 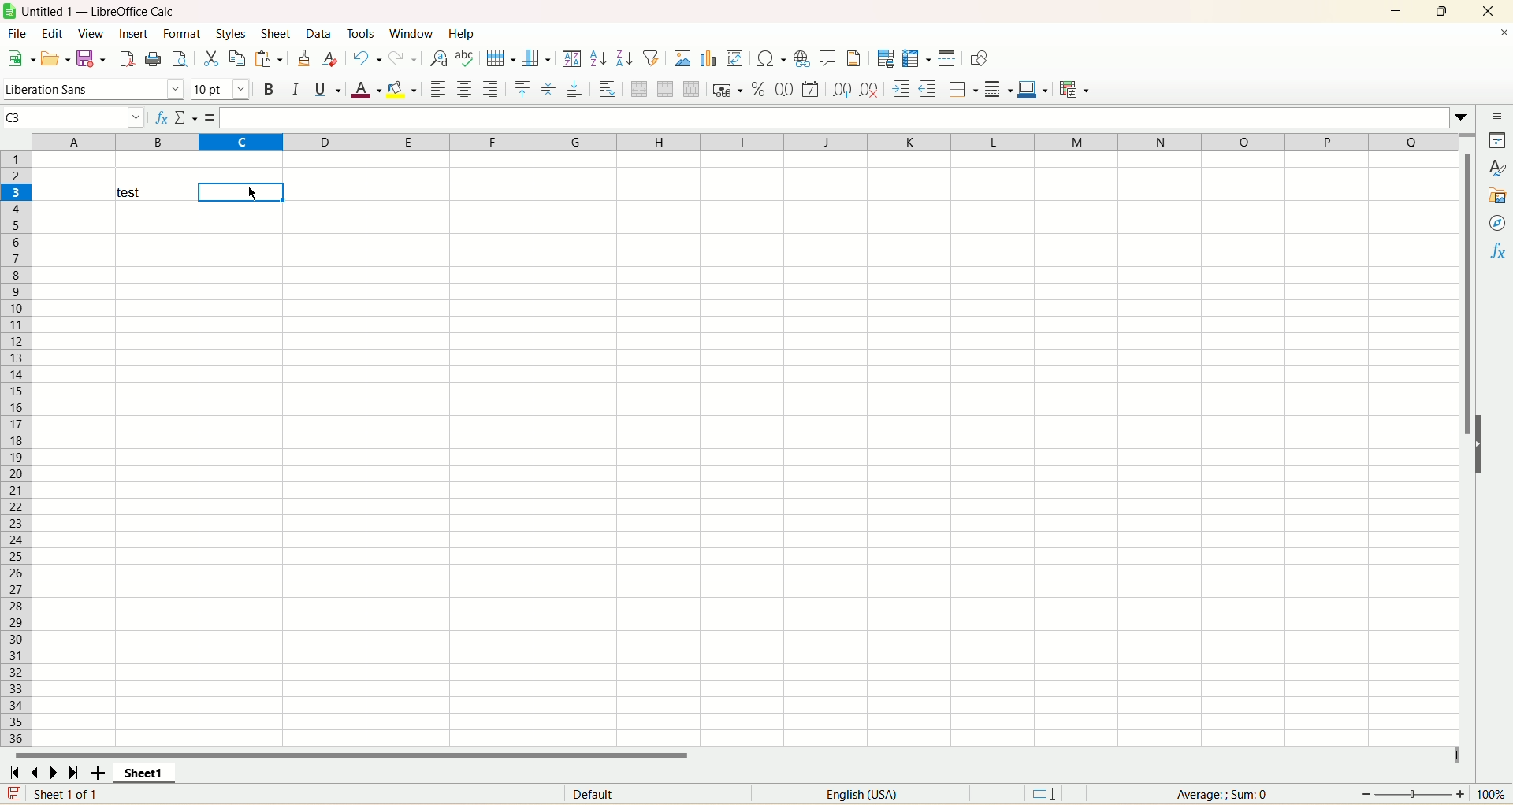 What do you see at coordinates (901, 89) in the screenshot?
I see `Increase indent` at bounding box center [901, 89].